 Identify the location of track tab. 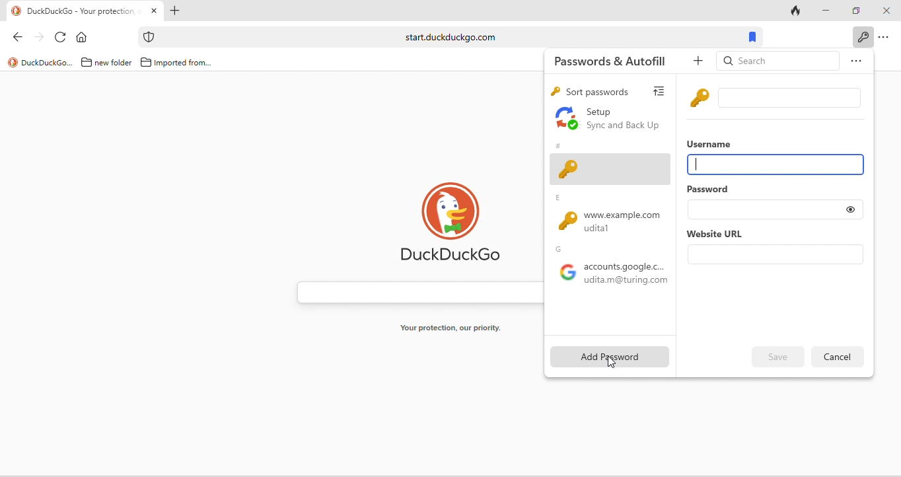
(797, 10).